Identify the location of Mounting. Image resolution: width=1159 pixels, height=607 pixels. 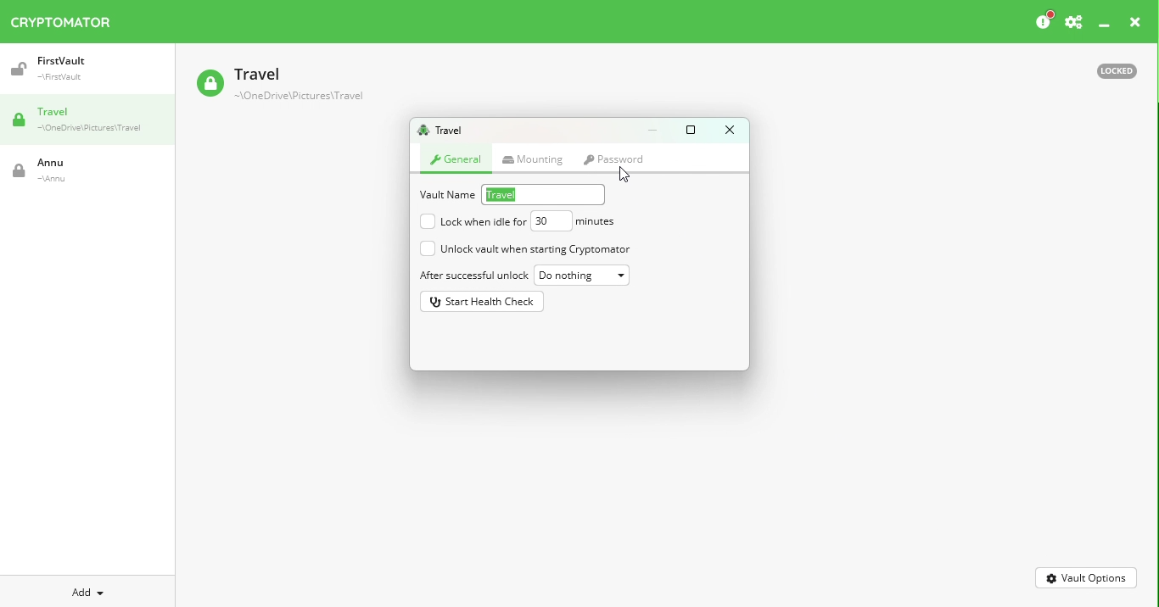
(536, 159).